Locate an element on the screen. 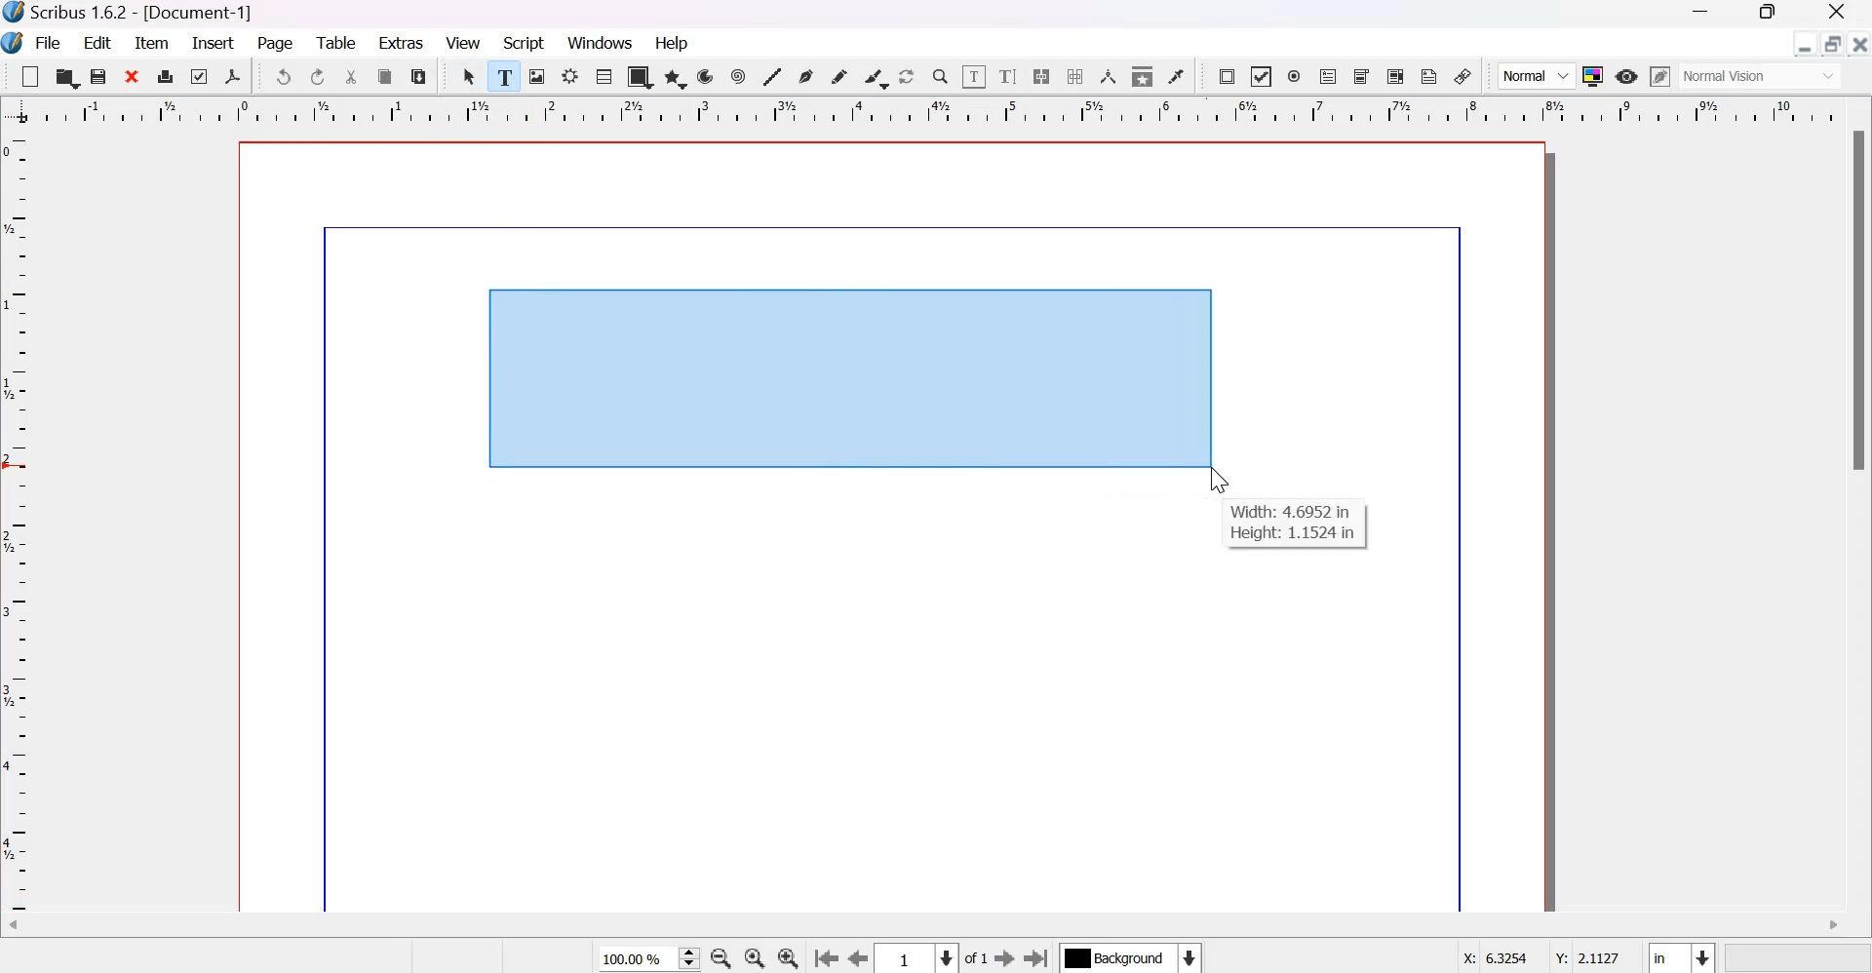   is located at coordinates (792, 959).